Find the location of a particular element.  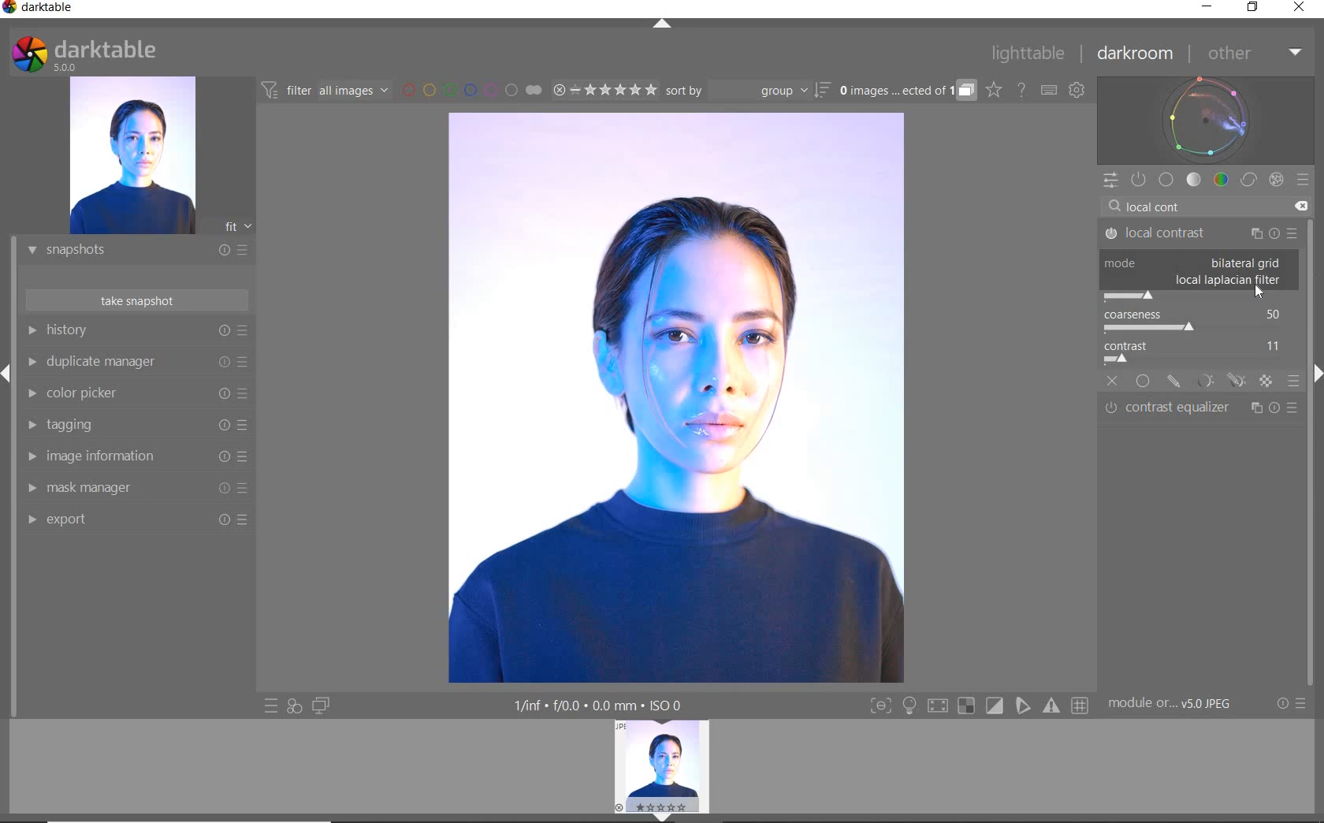

CLICK TO CHANGE THE OVERLAYS SHOWN ON THUMBNAILS is located at coordinates (994, 90).